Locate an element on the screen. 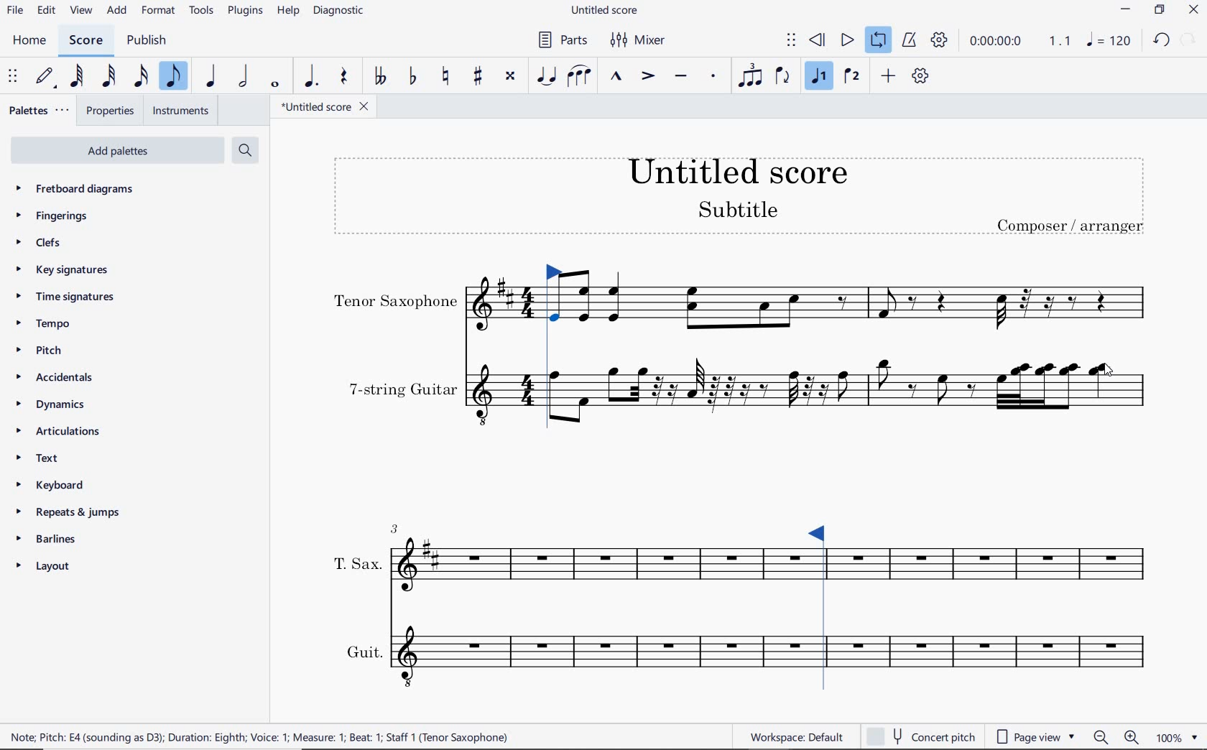  DYNAMICS is located at coordinates (47, 404).